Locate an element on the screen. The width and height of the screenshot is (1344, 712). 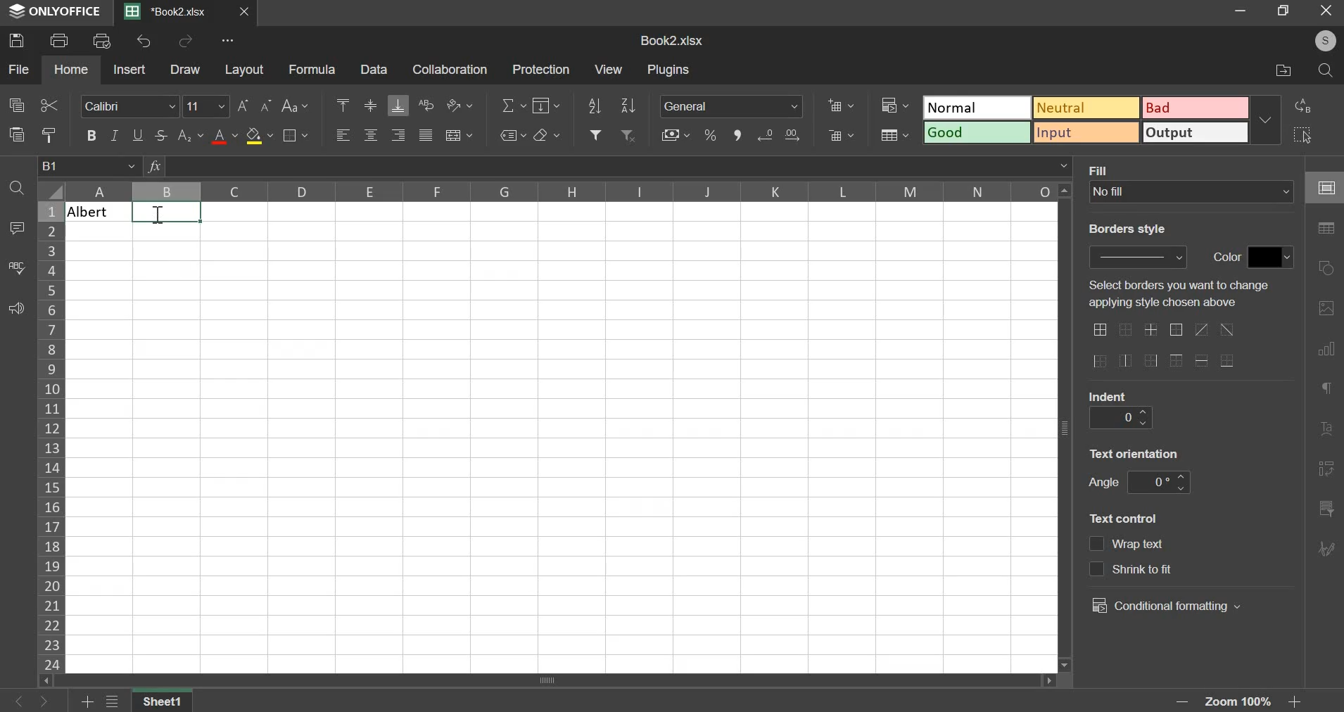
spreadsheet is located at coordinates (671, 39).